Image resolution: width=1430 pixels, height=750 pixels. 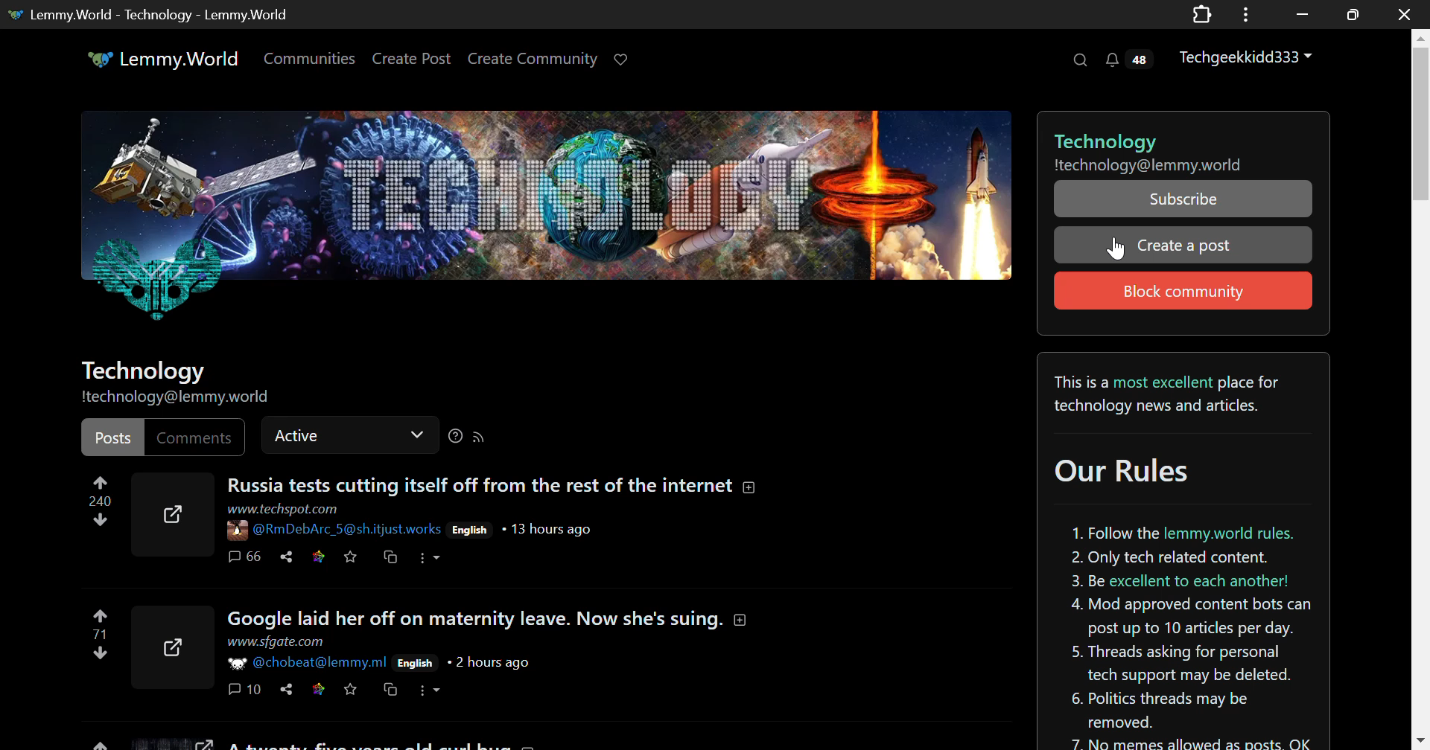 What do you see at coordinates (285, 557) in the screenshot?
I see `Share` at bounding box center [285, 557].